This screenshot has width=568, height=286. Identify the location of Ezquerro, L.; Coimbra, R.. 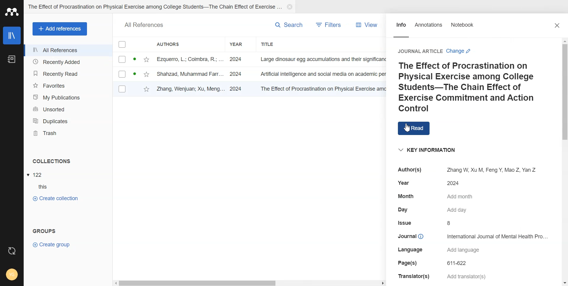
(186, 59).